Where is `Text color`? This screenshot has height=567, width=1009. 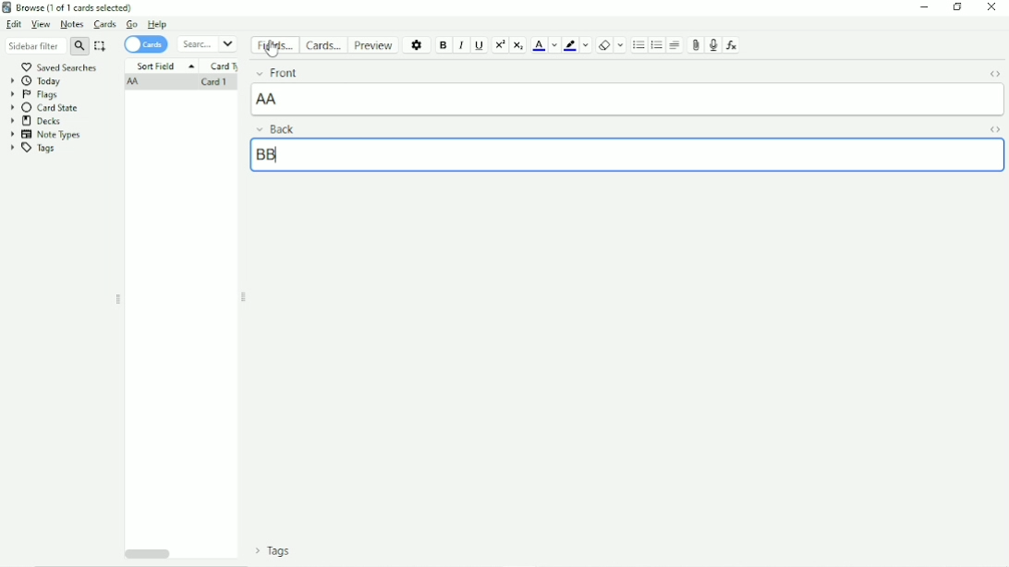
Text color is located at coordinates (539, 44).